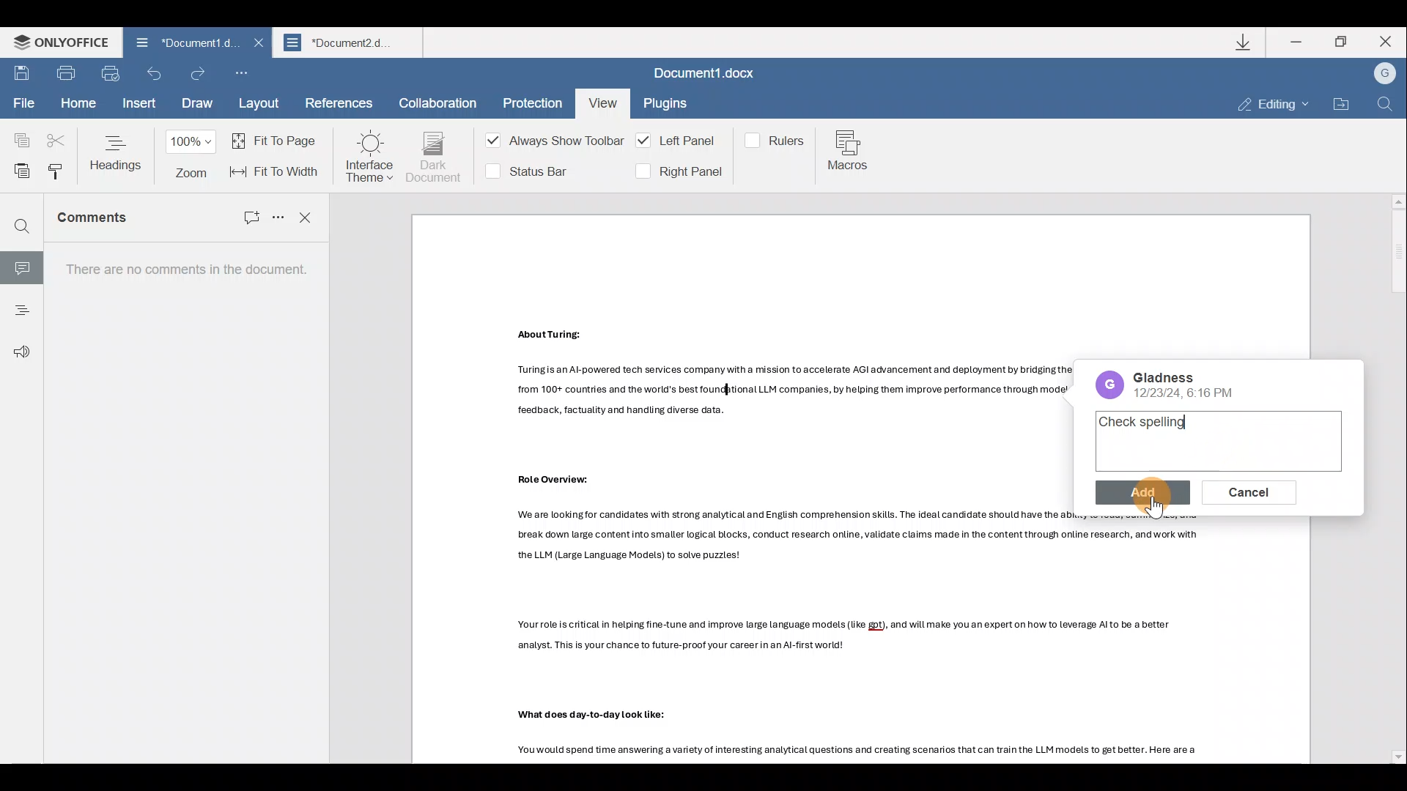 This screenshot has height=791, width=1407. Describe the element at coordinates (352, 45) in the screenshot. I see `Document2.d..` at that location.